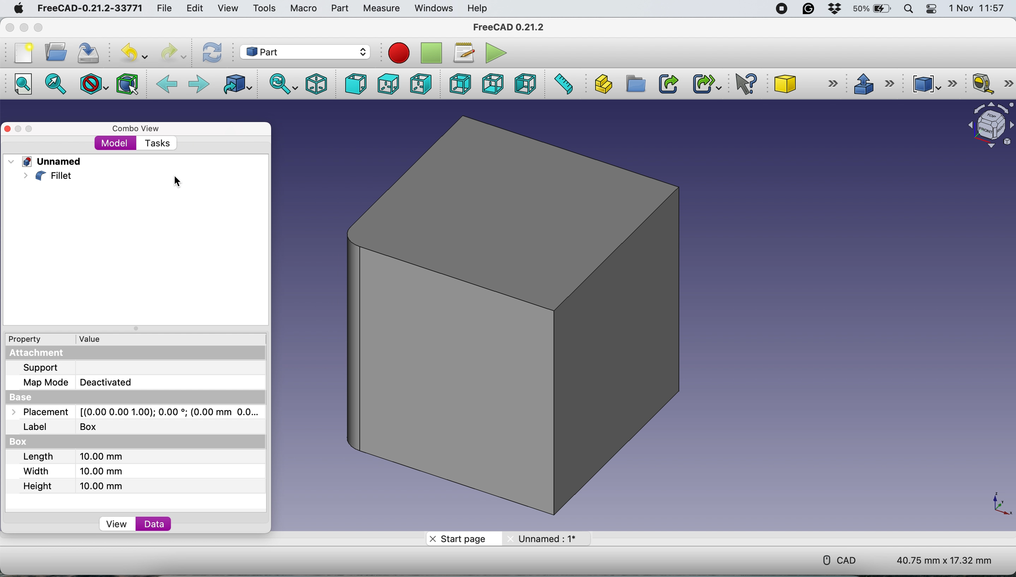  Describe the element at coordinates (161, 143) in the screenshot. I see `tasks` at that location.